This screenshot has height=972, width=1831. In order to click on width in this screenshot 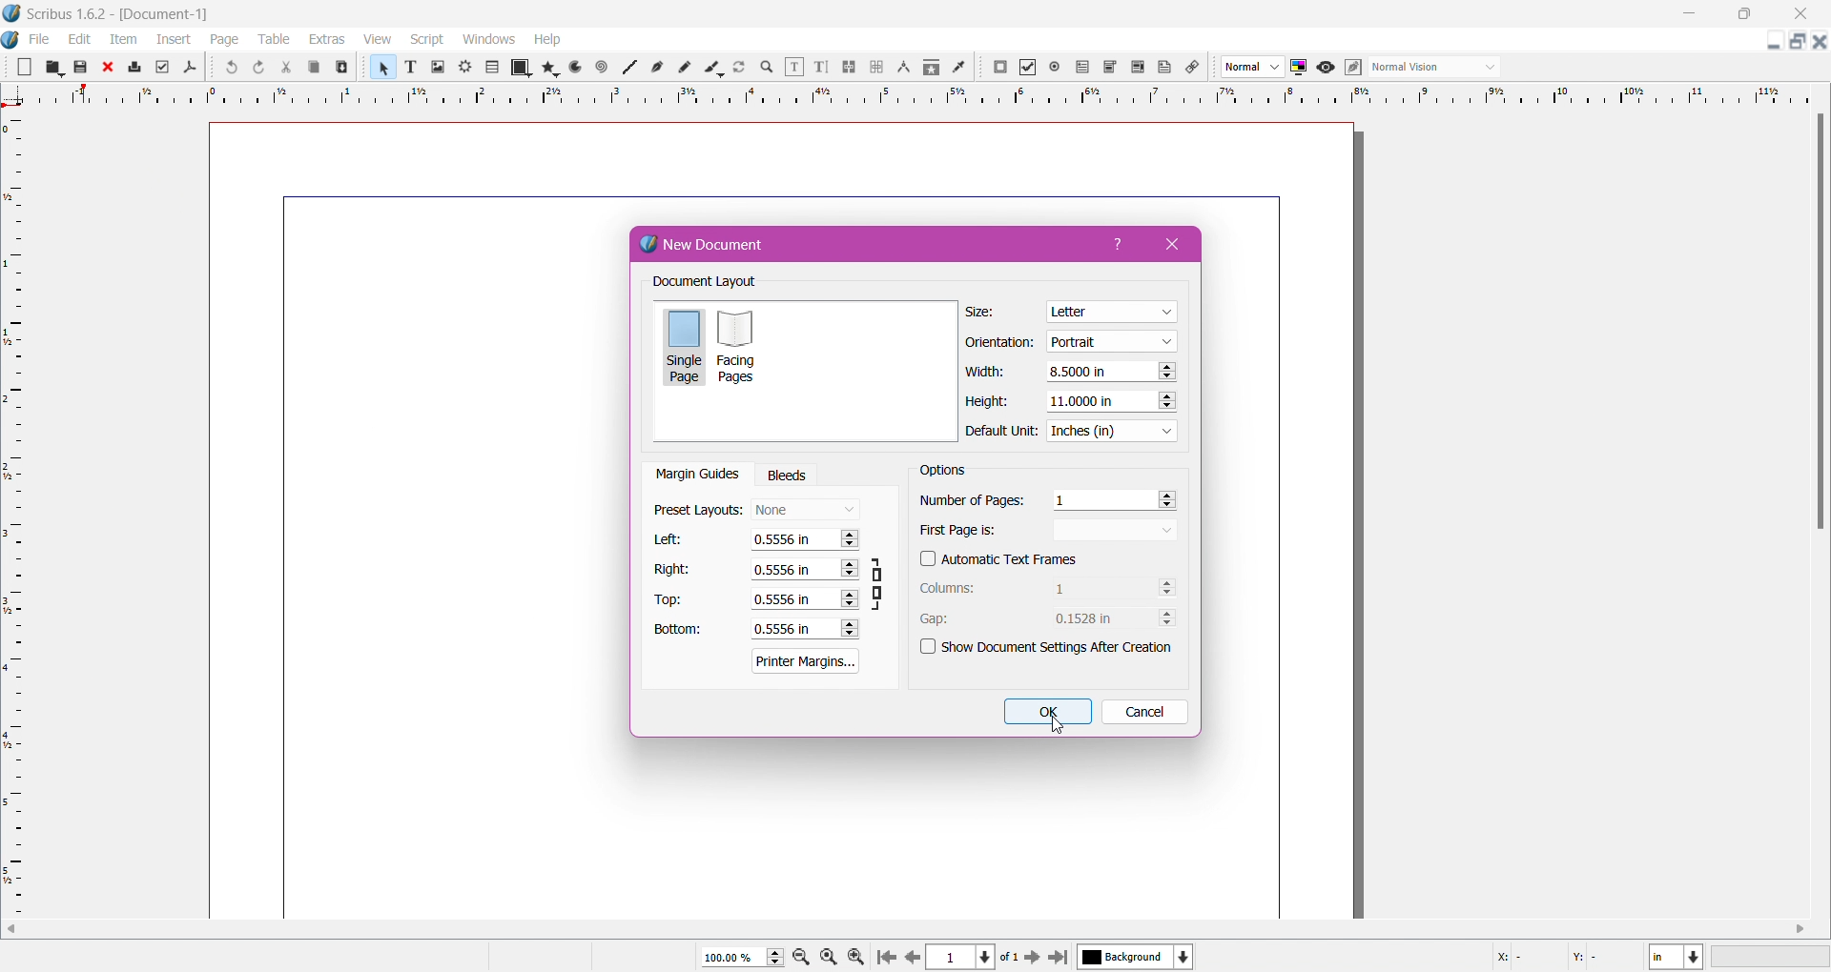, I will do `click(987, 370)`.